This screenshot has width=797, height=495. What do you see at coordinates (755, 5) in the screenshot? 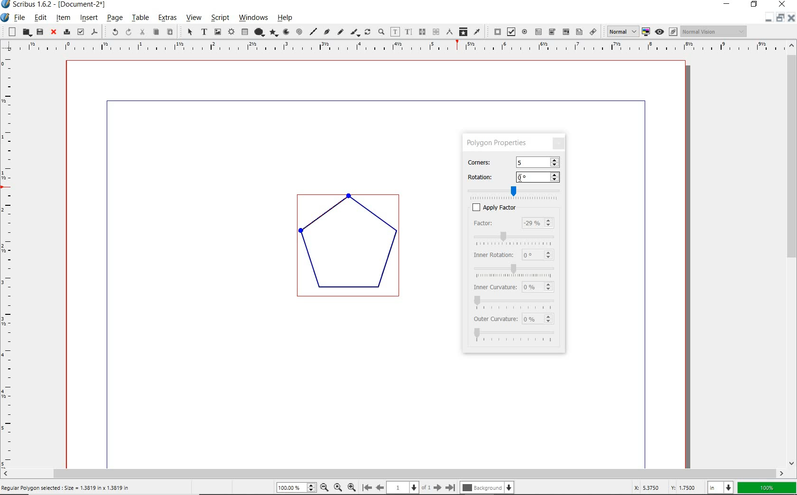
I see `restore` at bounding box center [755, 5].